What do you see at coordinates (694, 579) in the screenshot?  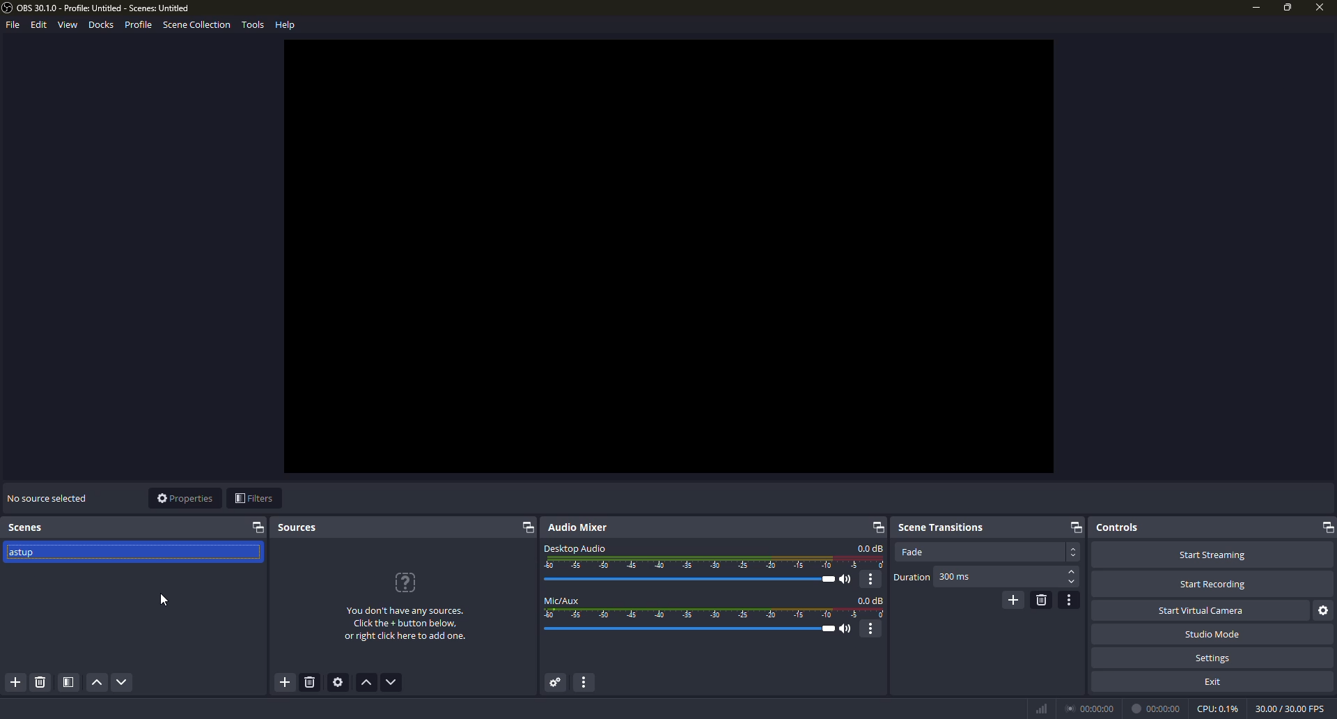 I see `volume` at bounding box center [694, 579].